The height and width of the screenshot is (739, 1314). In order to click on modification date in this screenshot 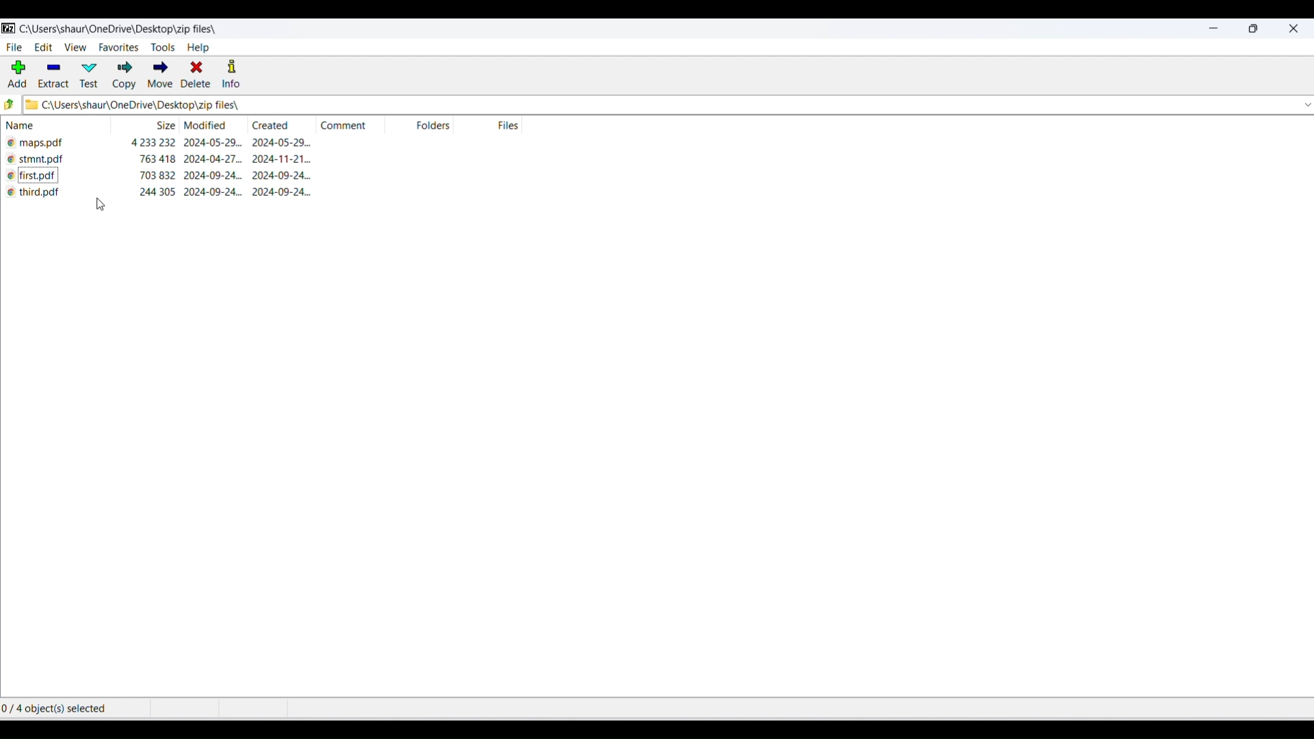, I will do `click(214, 178)`.